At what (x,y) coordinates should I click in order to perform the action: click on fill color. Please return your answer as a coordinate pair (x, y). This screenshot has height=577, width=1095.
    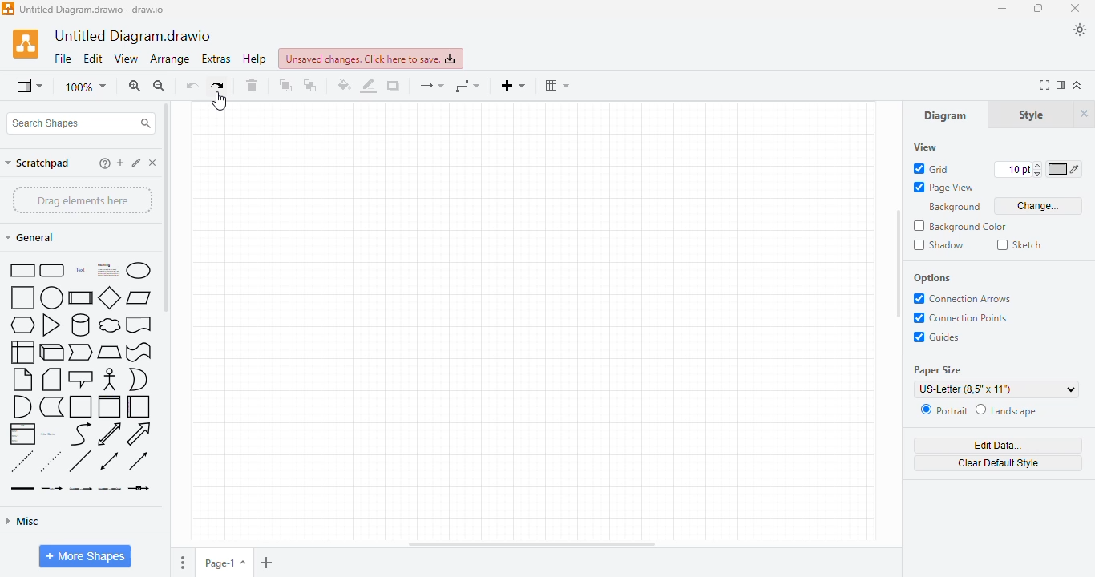
    Looking at the image, I should click on (344, 84).